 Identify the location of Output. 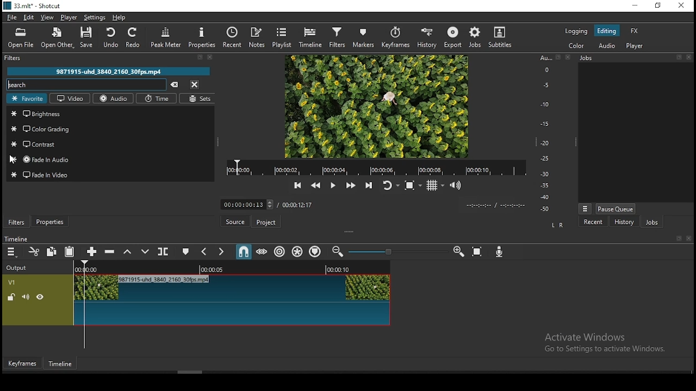
(16, 268).